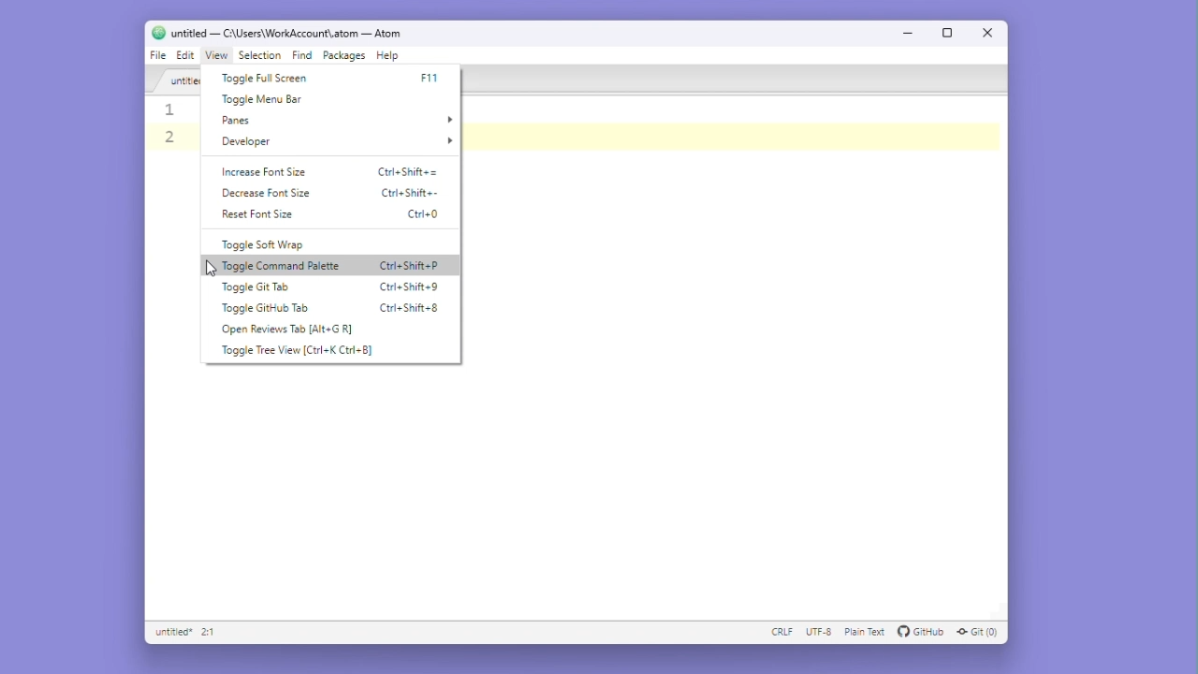 Image resolution: width=1198 pixels, height=674 pixels. What do you see at coordinates (43, 304) in the screenshot?
I see `Desktop` at bounding box center [43, 304].